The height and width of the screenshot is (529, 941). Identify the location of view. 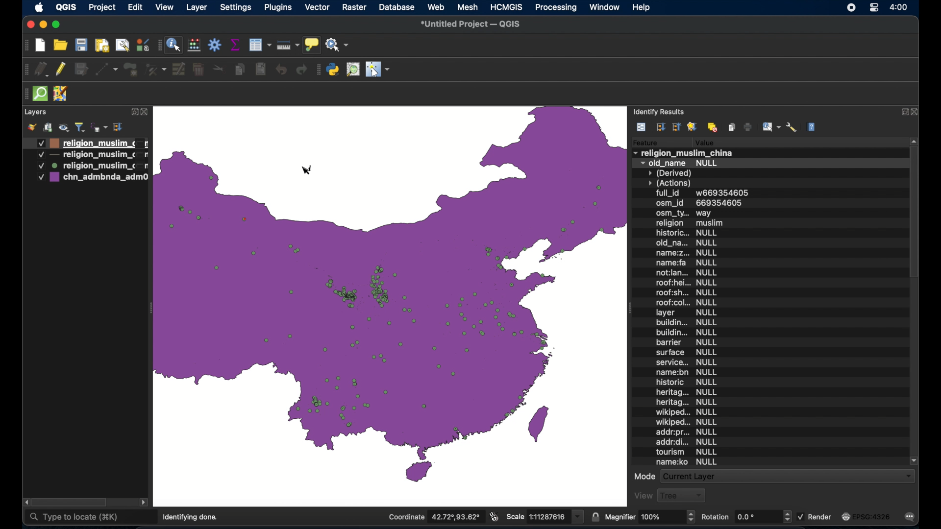
(166, 7).